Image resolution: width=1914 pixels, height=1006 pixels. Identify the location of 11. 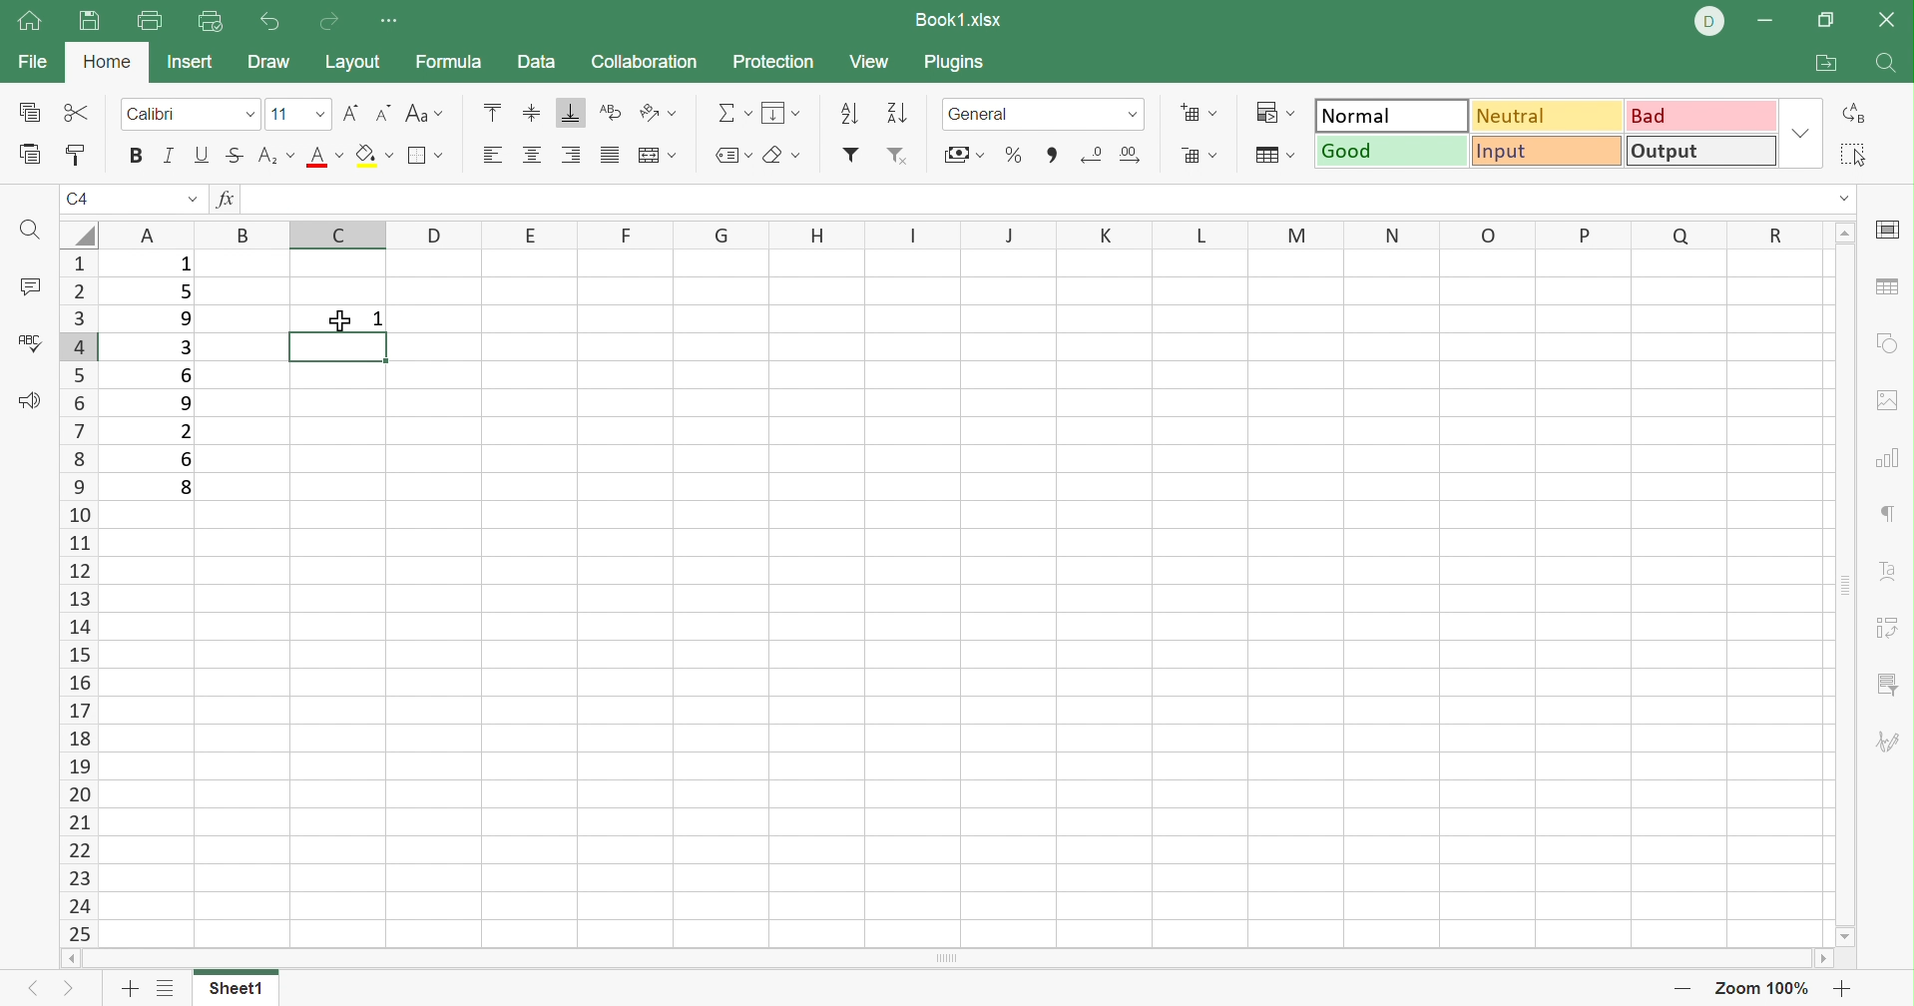
(281, 115).